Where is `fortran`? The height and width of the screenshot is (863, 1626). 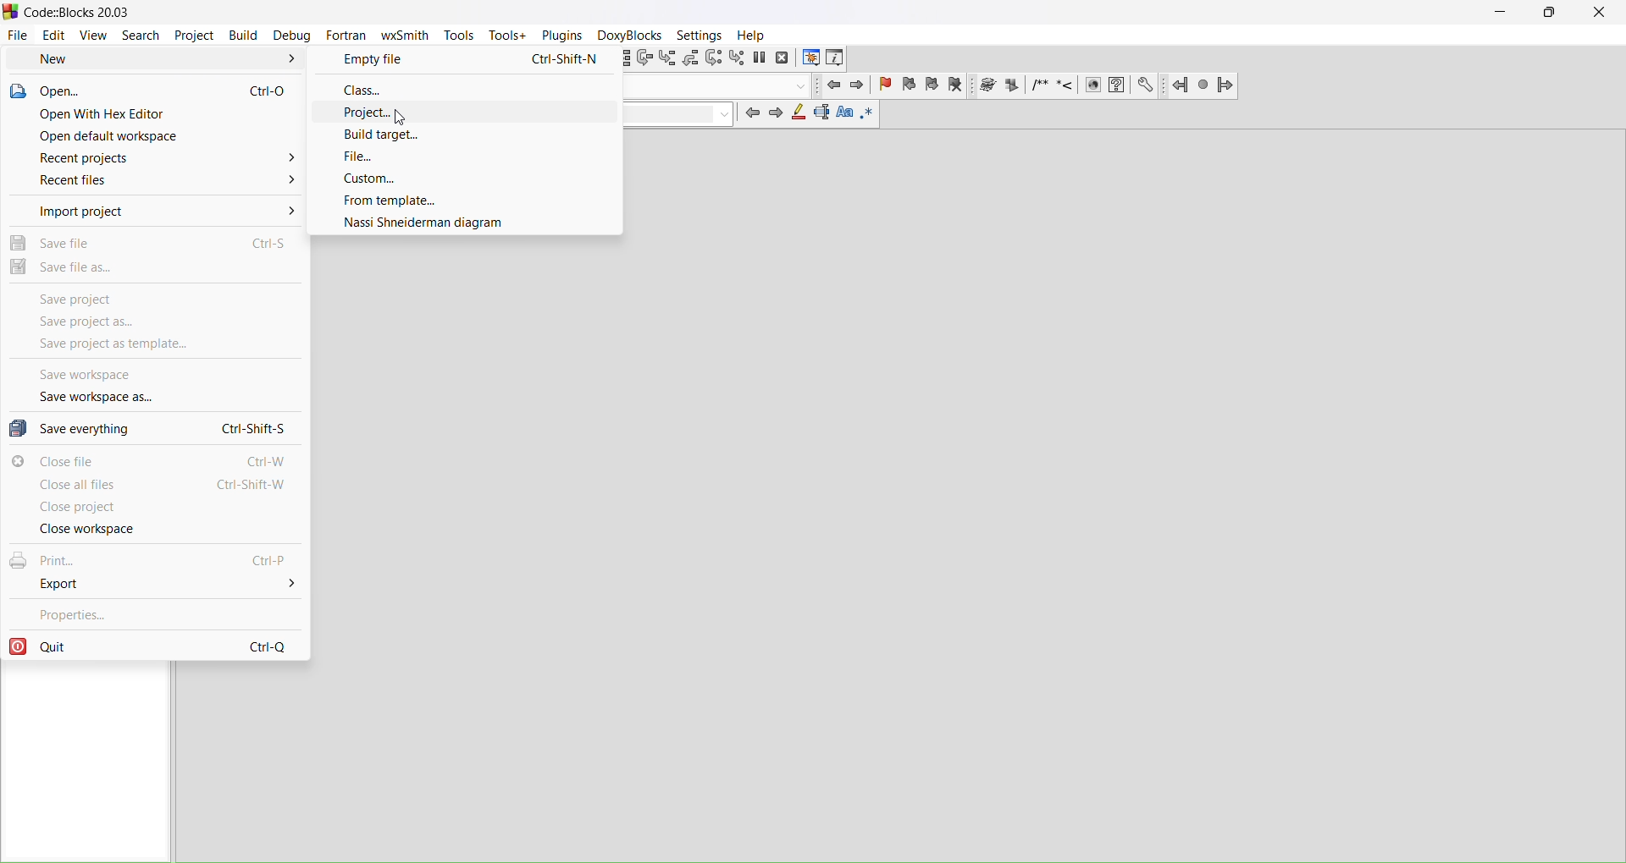
fortran is located at coordinates (346, 36).